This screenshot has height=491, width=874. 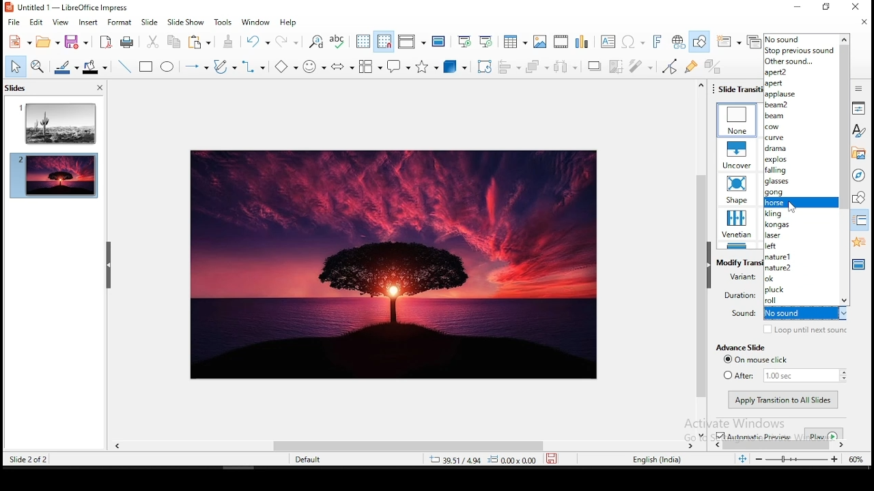 What do you see at coordinates (802, 95) in the screenshot?
I see `applause` at bounding box center [802, 95].